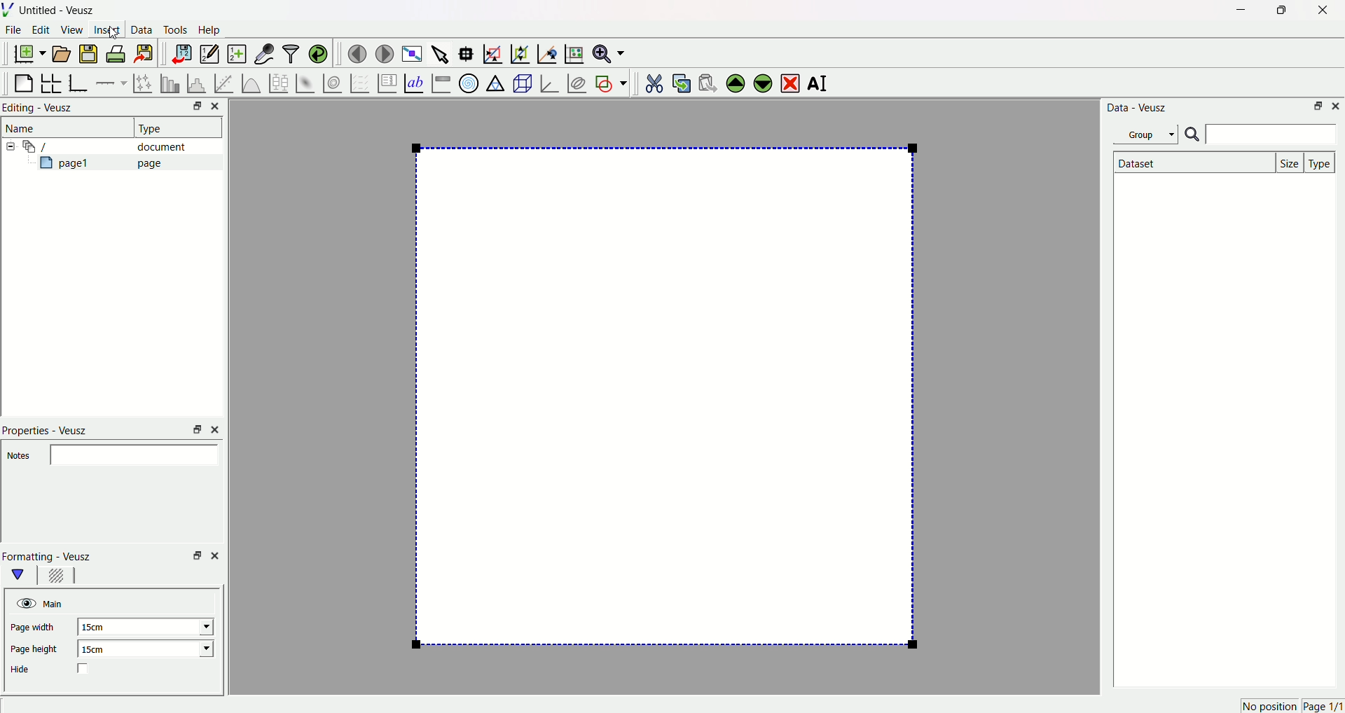 This screenshot has height=713, width=1345. I want to click on Notes., so click(20, 457).